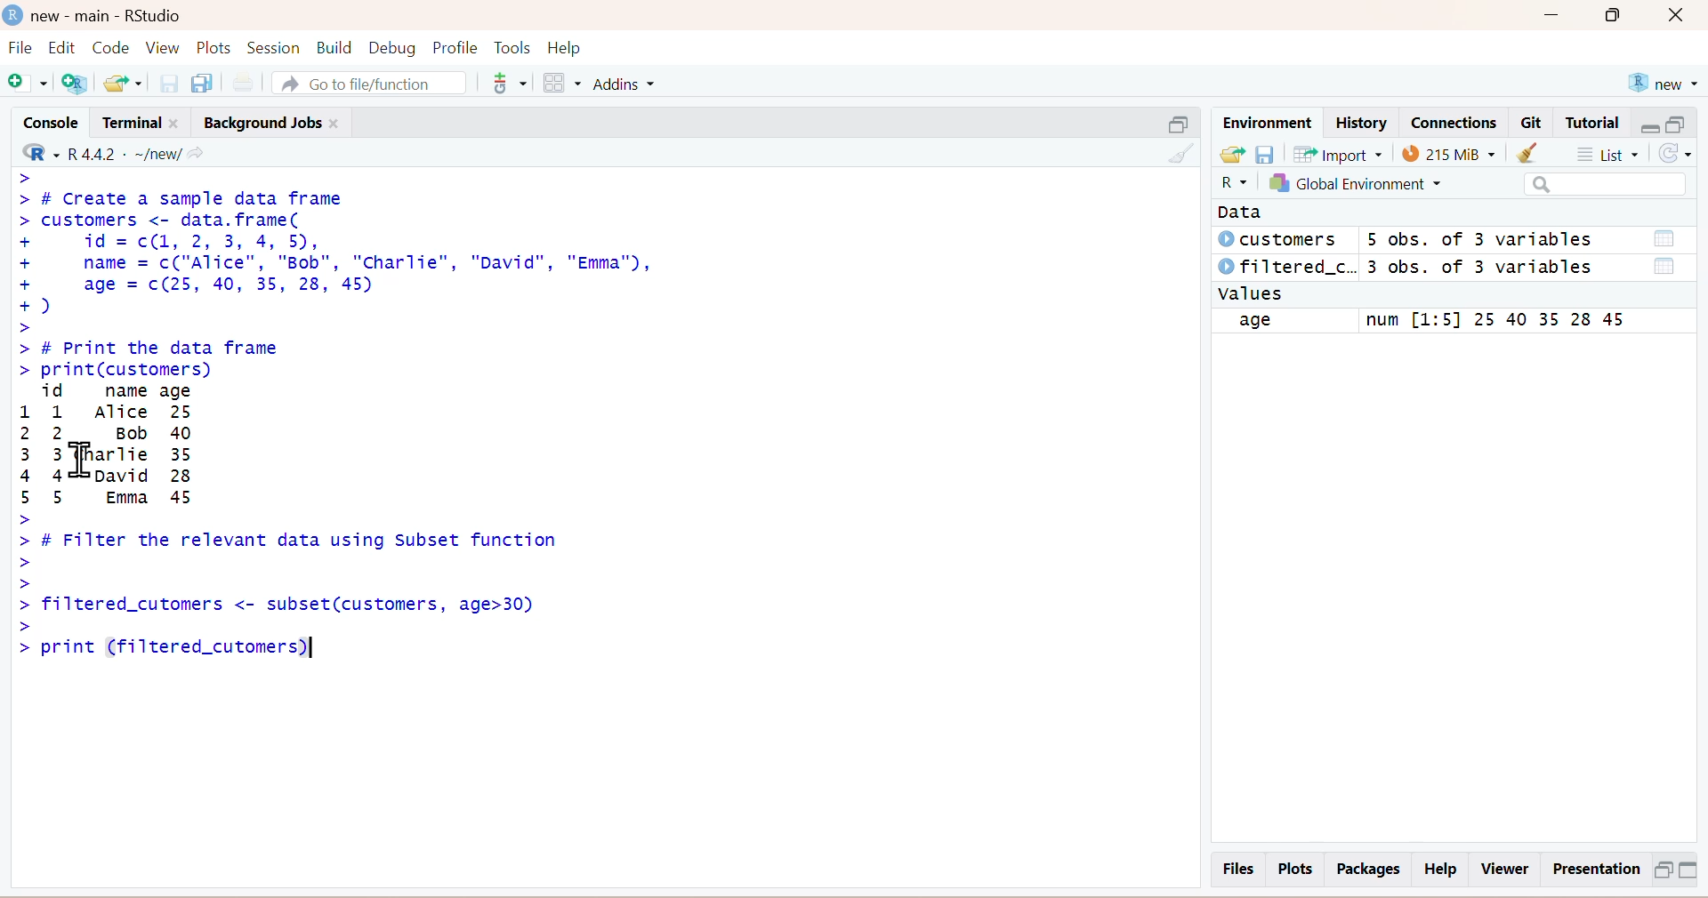  Describe the element at coordinates (146, 444) in the screenshot. I see `id name age 1 1 Alice 22 Bob 40 Charlie 35David 285 5 Emma 45>>` at that location.